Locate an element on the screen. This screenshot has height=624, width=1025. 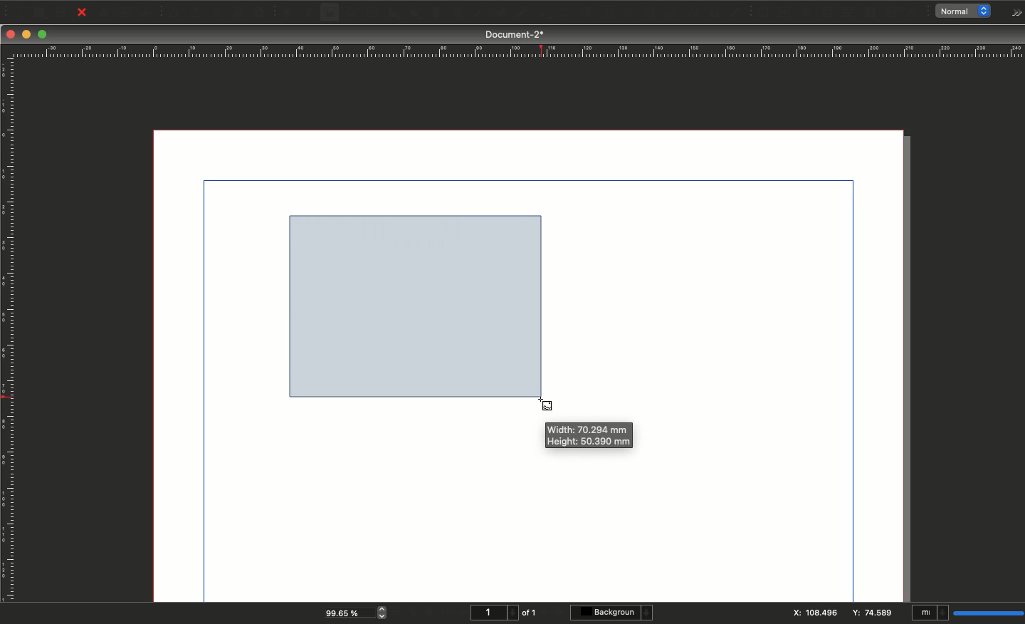
cursor is located at coordinates (543, 406).